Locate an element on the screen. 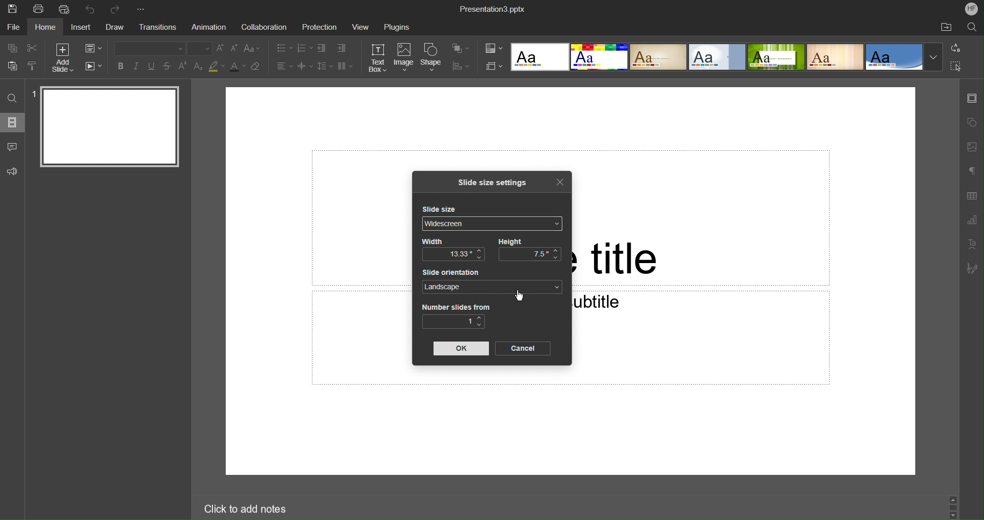 The image size is (984, 520). Plugins is located at coordinates (396, 28).